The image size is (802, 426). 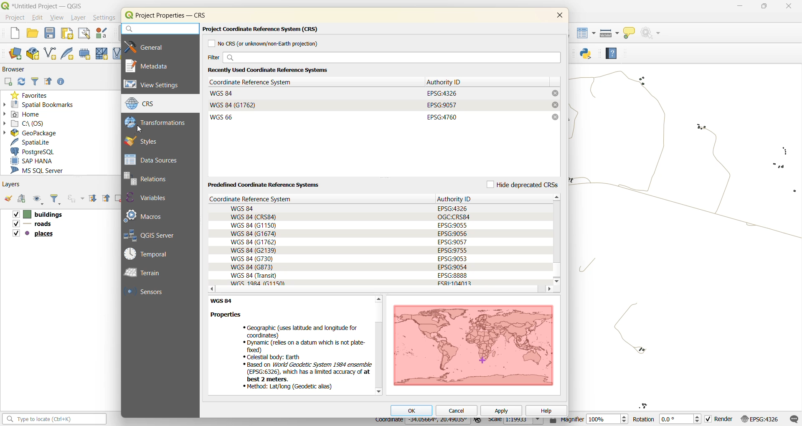 I want to click on WGS 84 (G1150), so click(x=254, y=226).